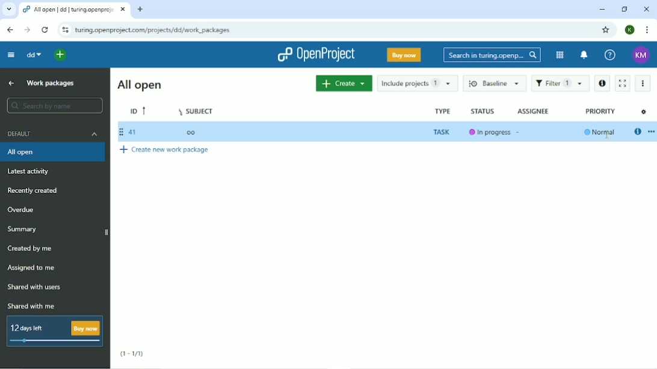  Describe the element at coordinates (629, 30) in the screenshot. I see `K` at that location.